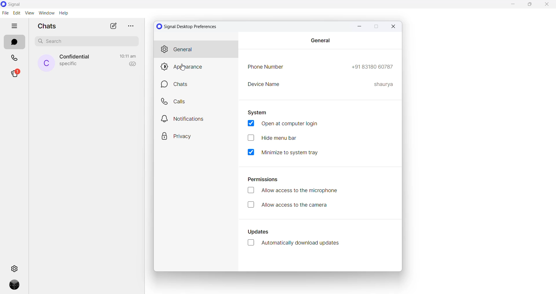 Image resolution: width=556 pixels, height=294 pixels. I want to click on appearance, so click(196, 67).